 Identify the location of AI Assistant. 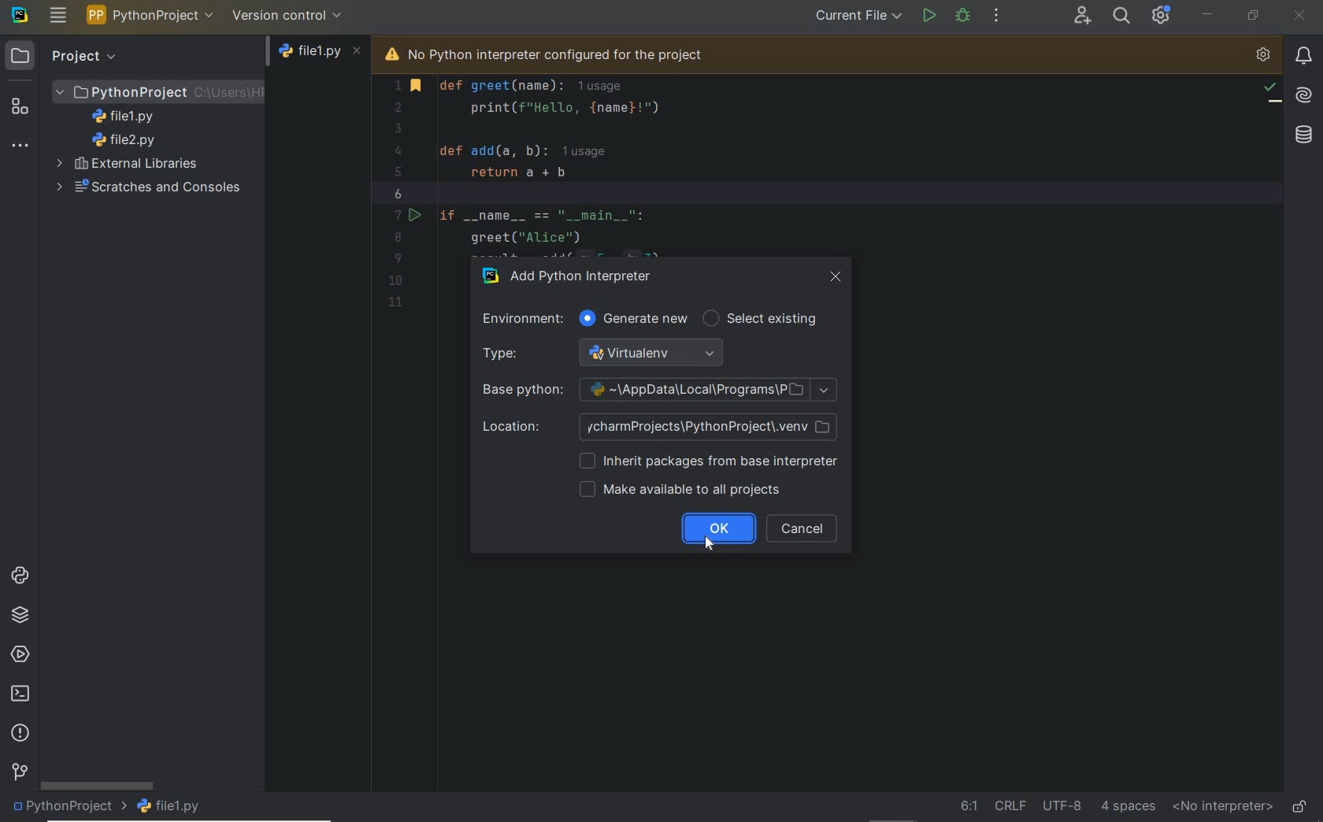
(1302, 94).